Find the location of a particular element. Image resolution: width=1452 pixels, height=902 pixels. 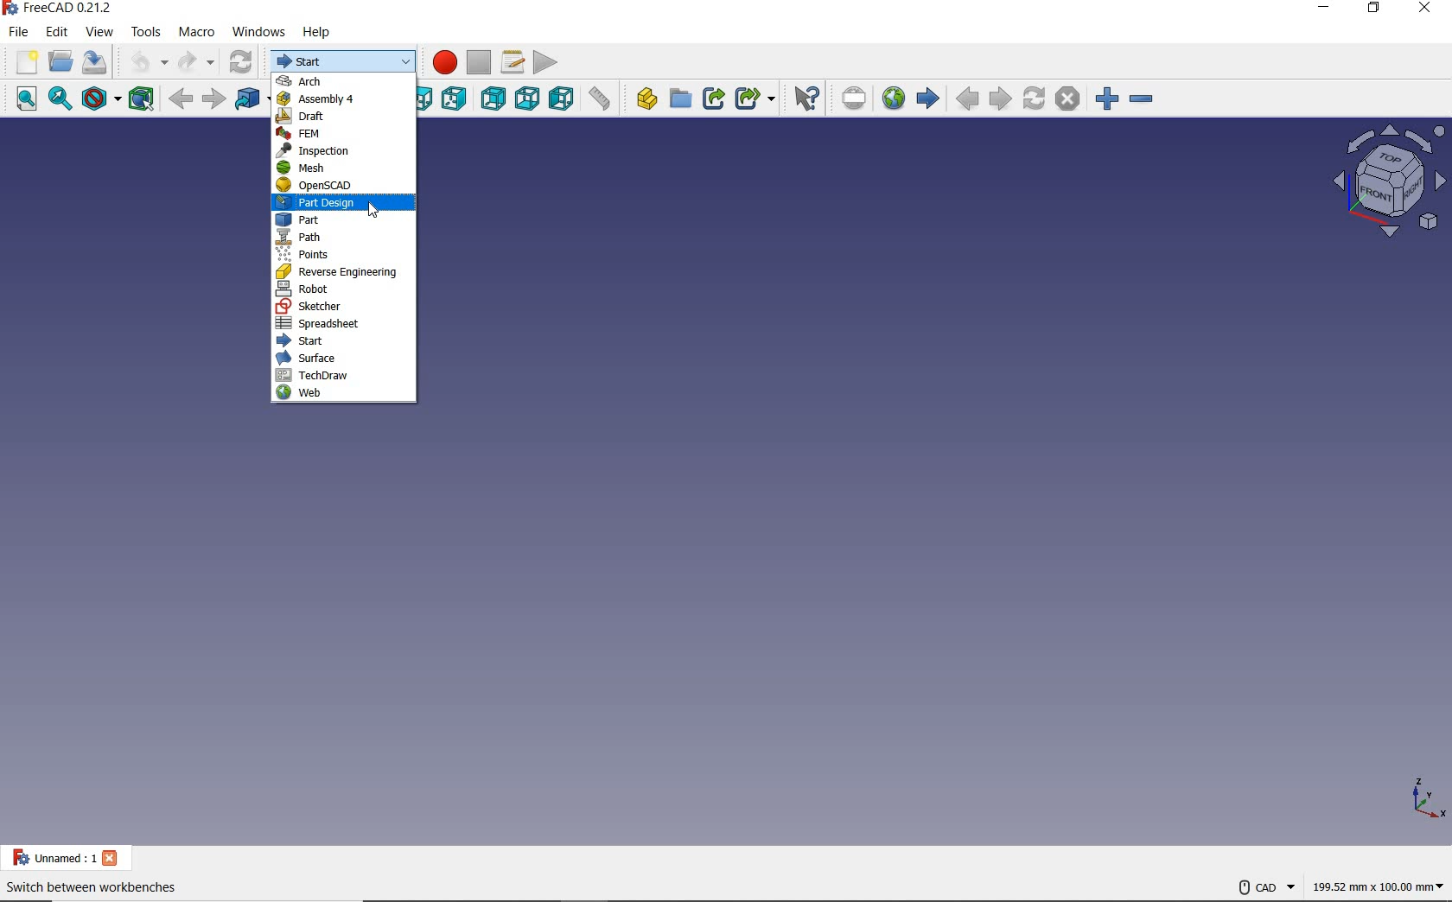

NEW is located at coordinates (22, 63).